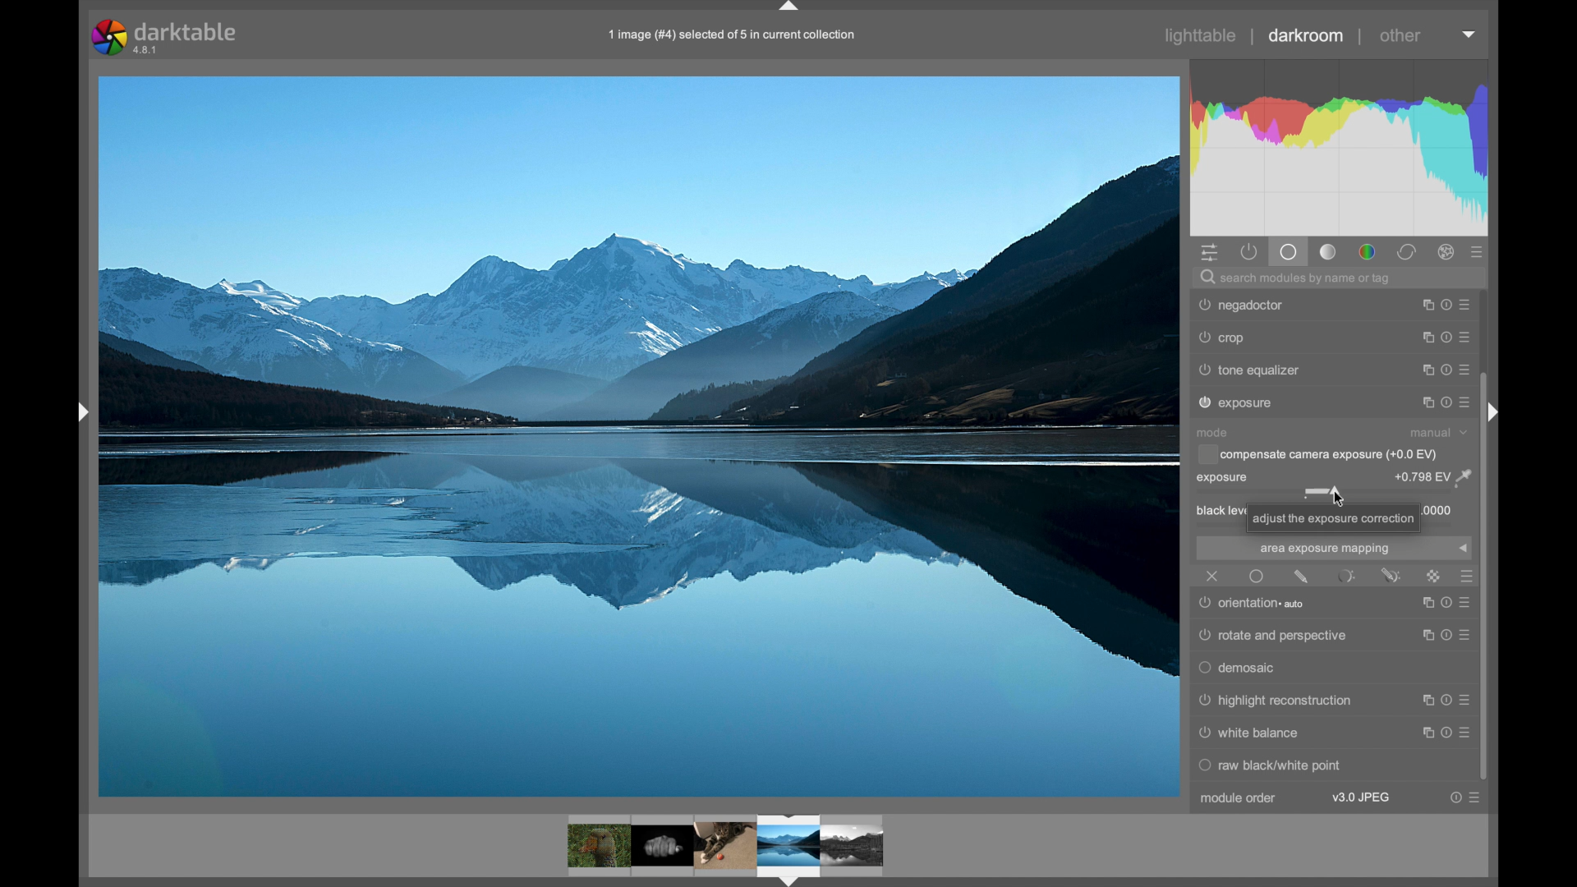  I want to click on raster mask, so click(1434, 576).